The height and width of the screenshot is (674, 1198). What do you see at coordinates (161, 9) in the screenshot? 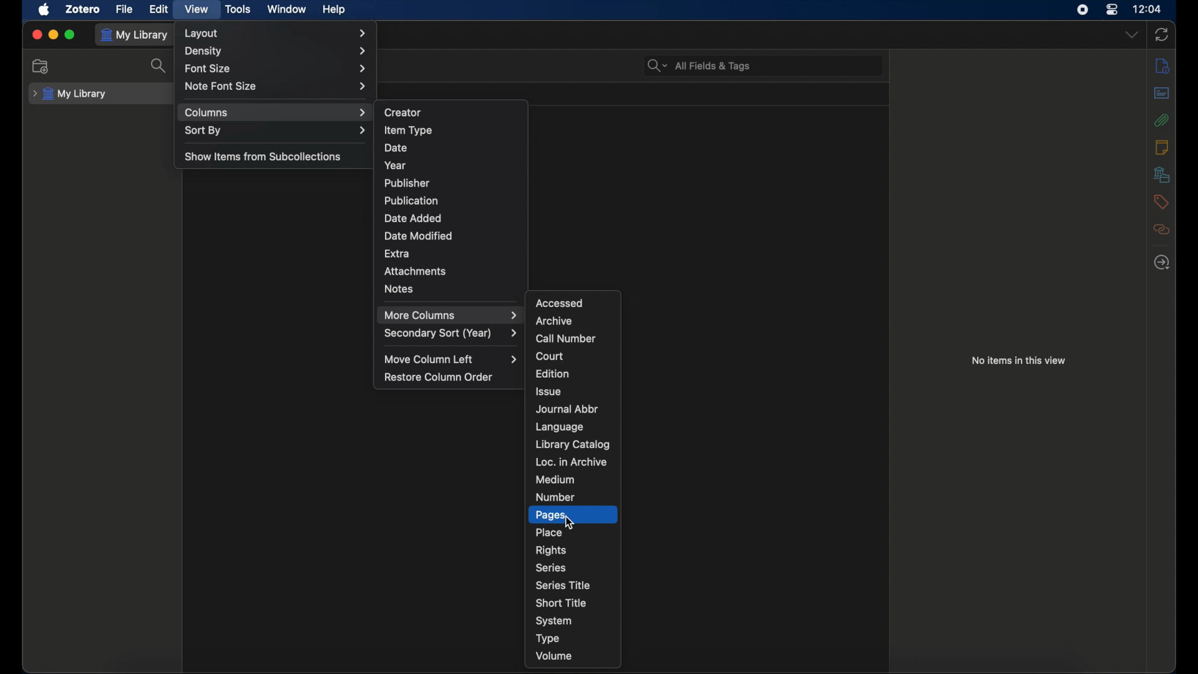
I see `edit` at bounding box center [161, 9].